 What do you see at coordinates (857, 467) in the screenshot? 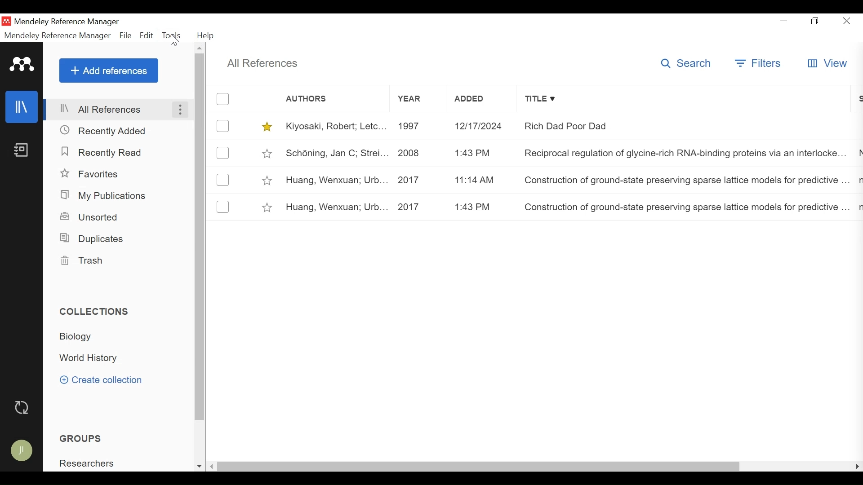
I see `Scroll Right` at bounding box center [857, 467].